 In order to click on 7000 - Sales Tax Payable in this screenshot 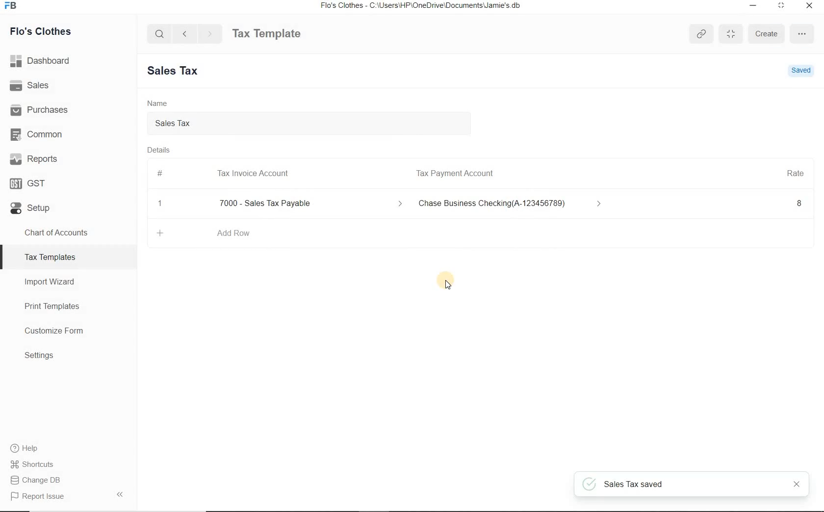, I will do `click(308, 204)`.